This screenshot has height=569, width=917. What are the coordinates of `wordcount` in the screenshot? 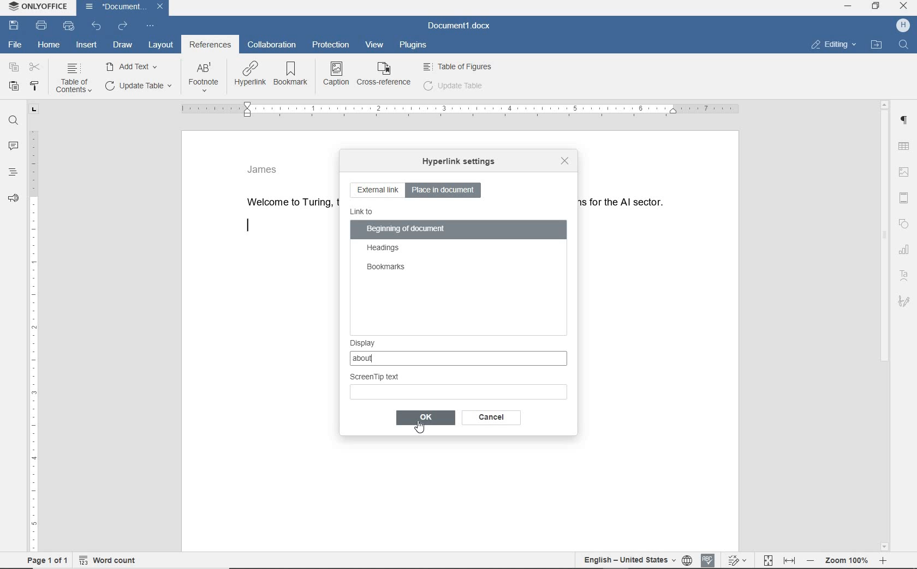 It's located at (110, 560).